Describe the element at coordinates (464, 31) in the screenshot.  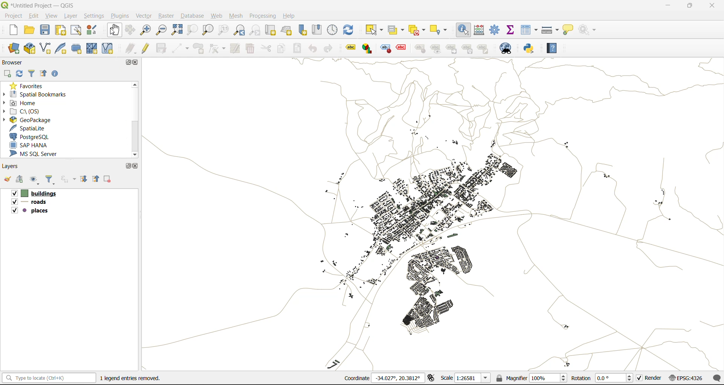
I see `identify features` at that location.